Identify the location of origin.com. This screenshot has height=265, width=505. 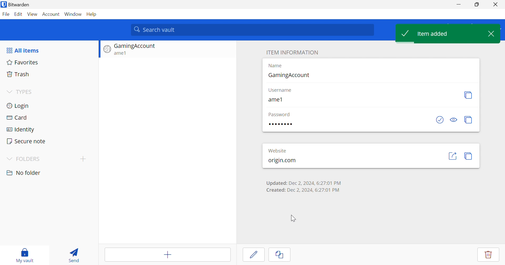
(282, 161).